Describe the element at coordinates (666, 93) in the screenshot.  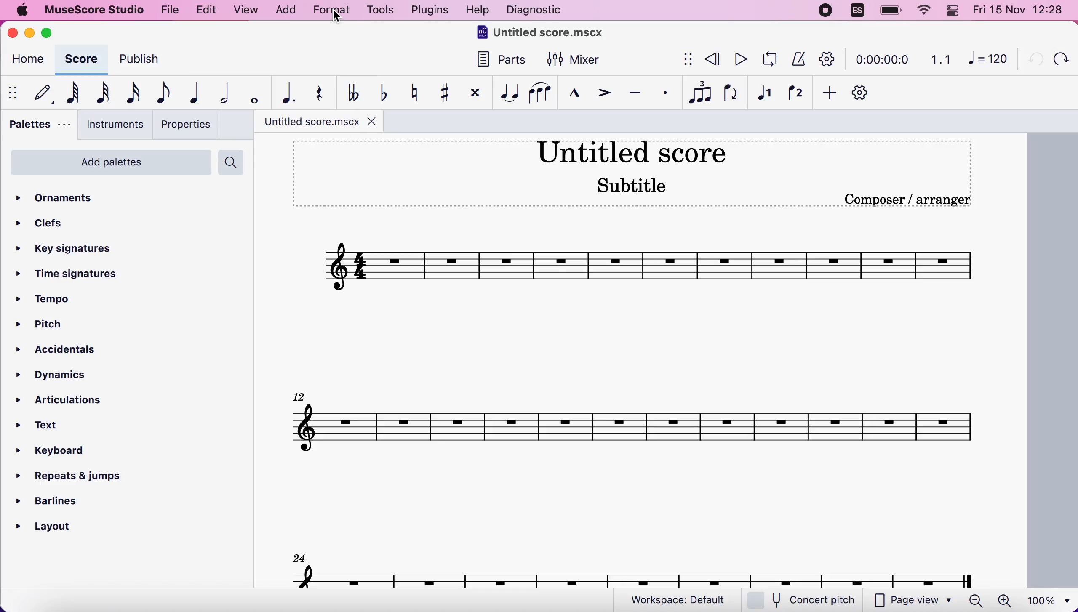
I see `staccato` at that location.